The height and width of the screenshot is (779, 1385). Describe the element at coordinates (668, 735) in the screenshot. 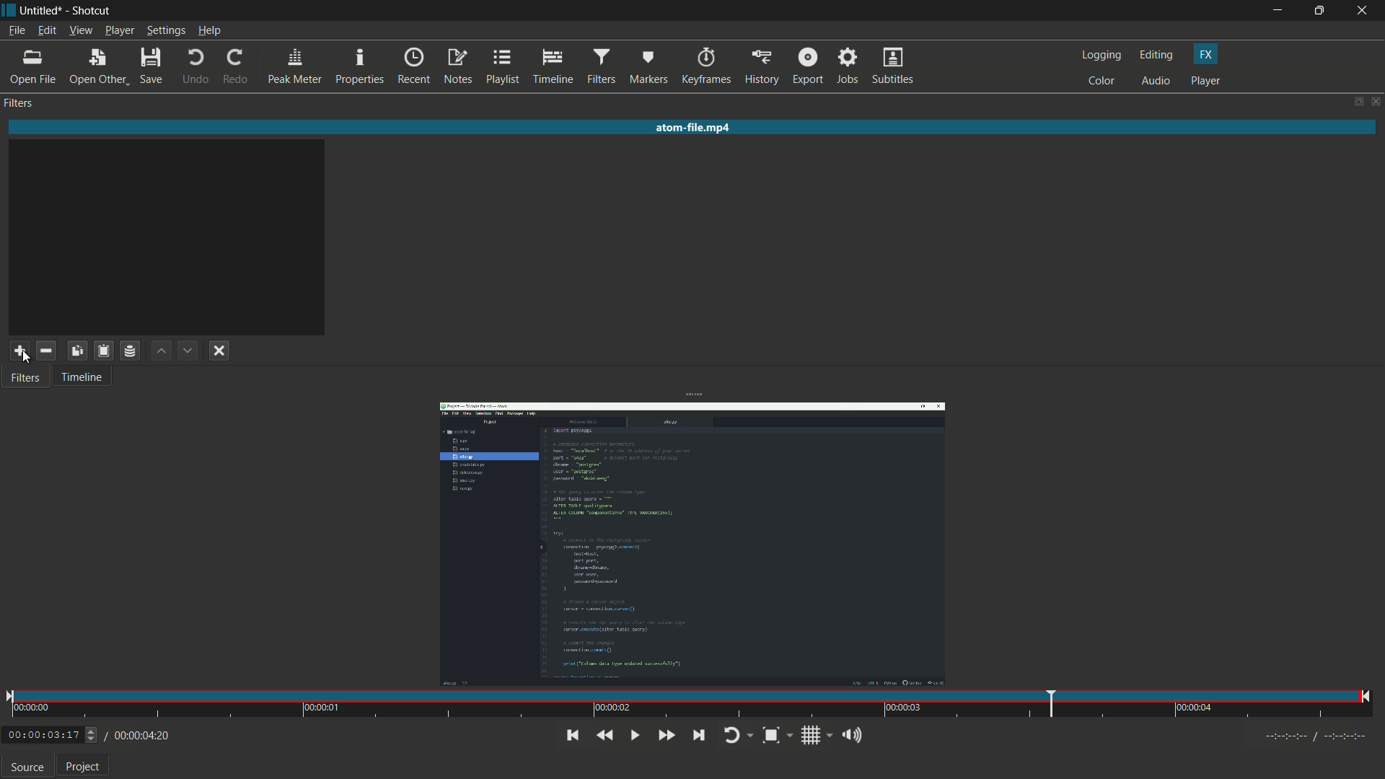

I see `quickly play forward` at that location.